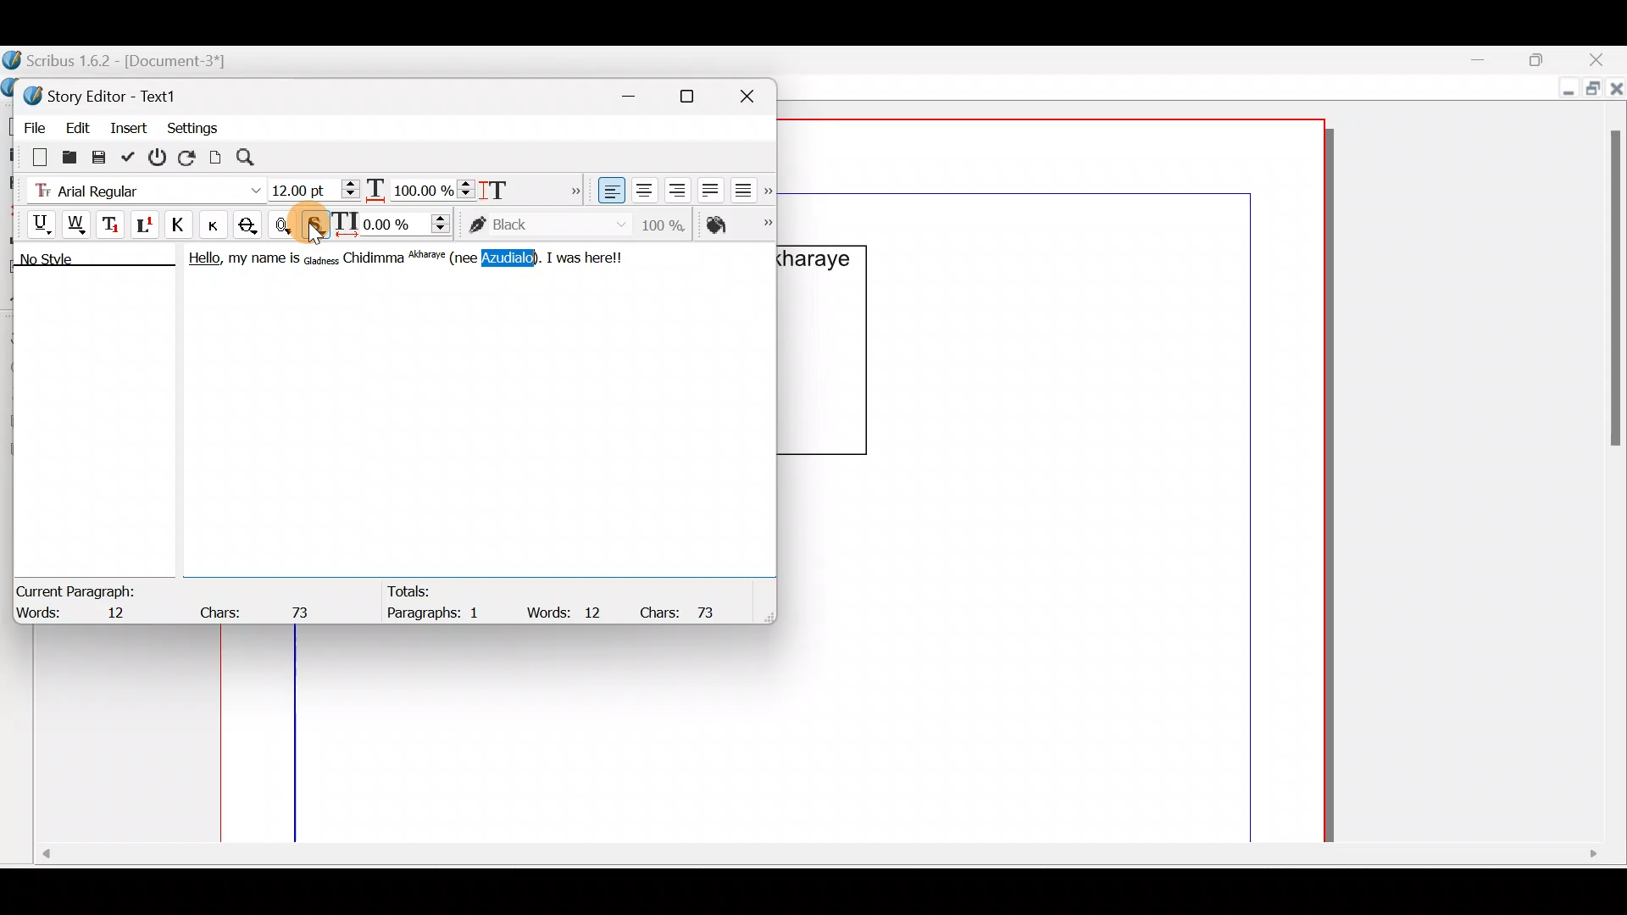 The height and width of the screenshot is (915, 1627). What do you see at coordinates (134, 62) in the screenshot?
I see `Scribus 1.6.2 - [Document-3*]` at bounding box center [134, 62].